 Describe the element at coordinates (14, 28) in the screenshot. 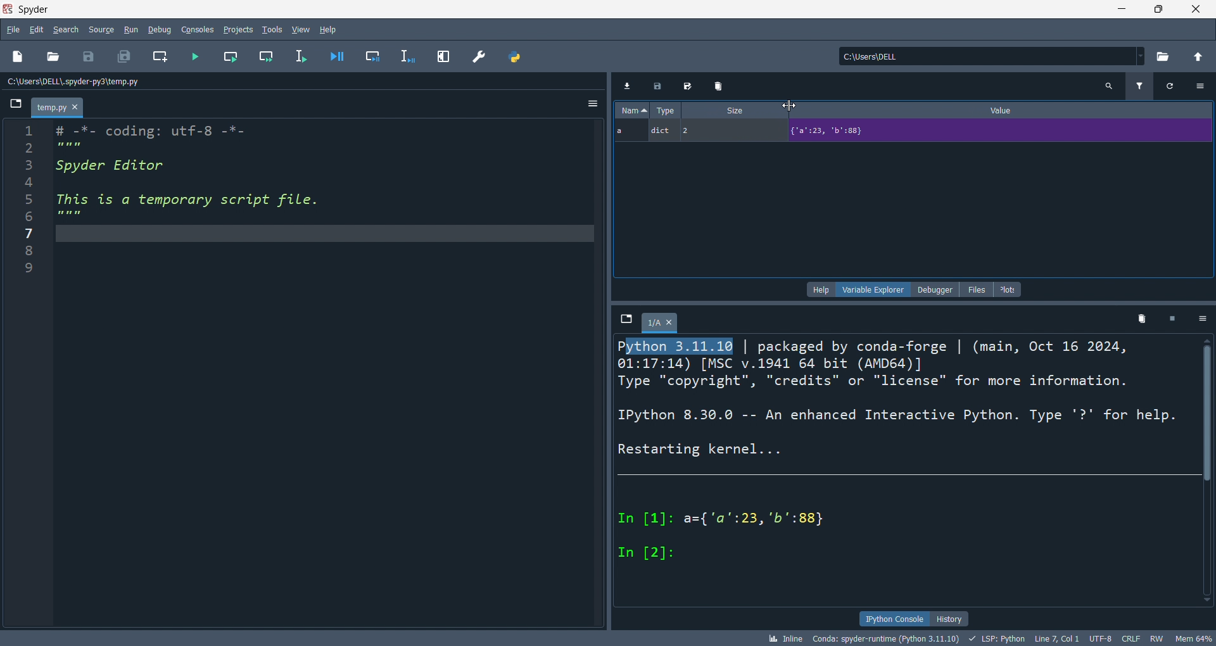

I see `file` at that location.